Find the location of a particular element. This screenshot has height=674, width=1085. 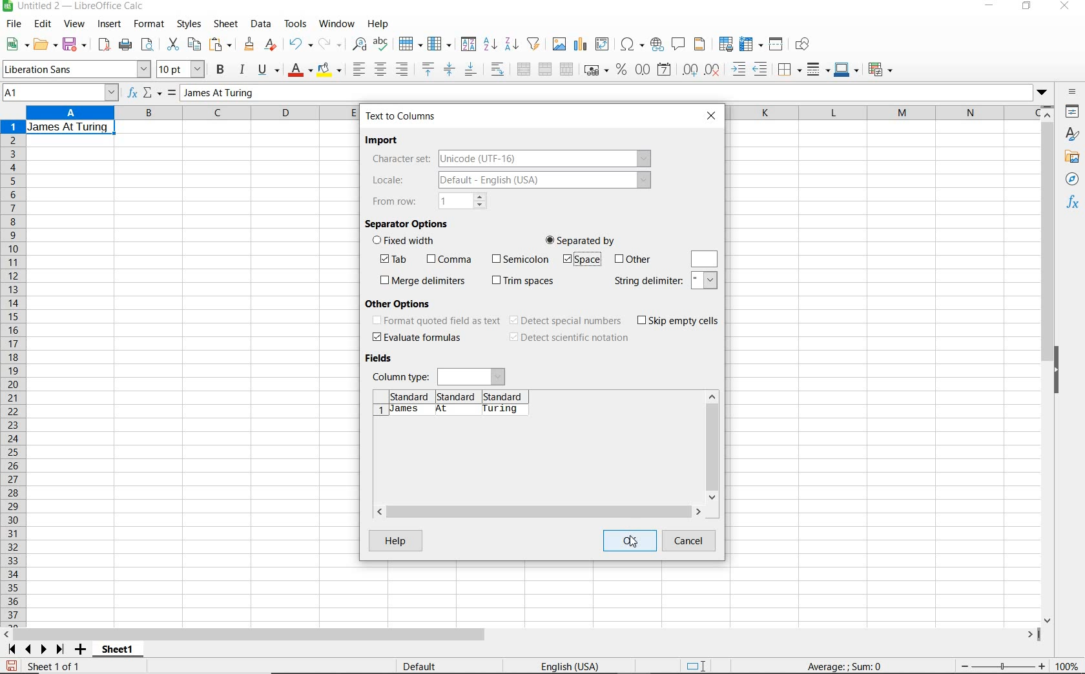

skip empty cells is located at coordinates (679, 321).